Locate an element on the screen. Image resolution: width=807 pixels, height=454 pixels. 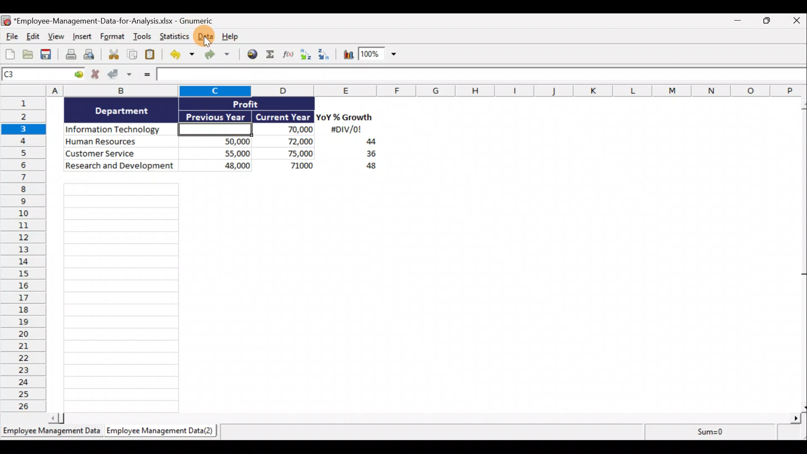
Sum into the current cell is located at coordinates (271, 55).